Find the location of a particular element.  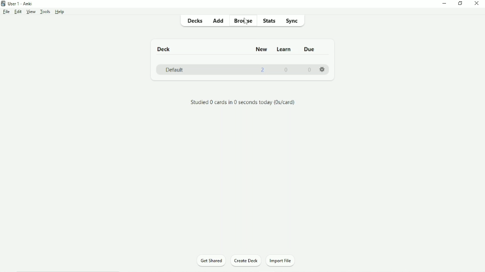

Restore down is located at coordinates (460, 4).